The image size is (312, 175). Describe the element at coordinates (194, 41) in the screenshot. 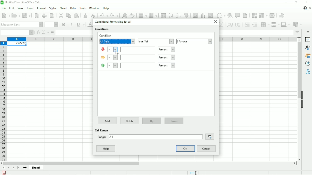

I see `3 arrows` at that location.